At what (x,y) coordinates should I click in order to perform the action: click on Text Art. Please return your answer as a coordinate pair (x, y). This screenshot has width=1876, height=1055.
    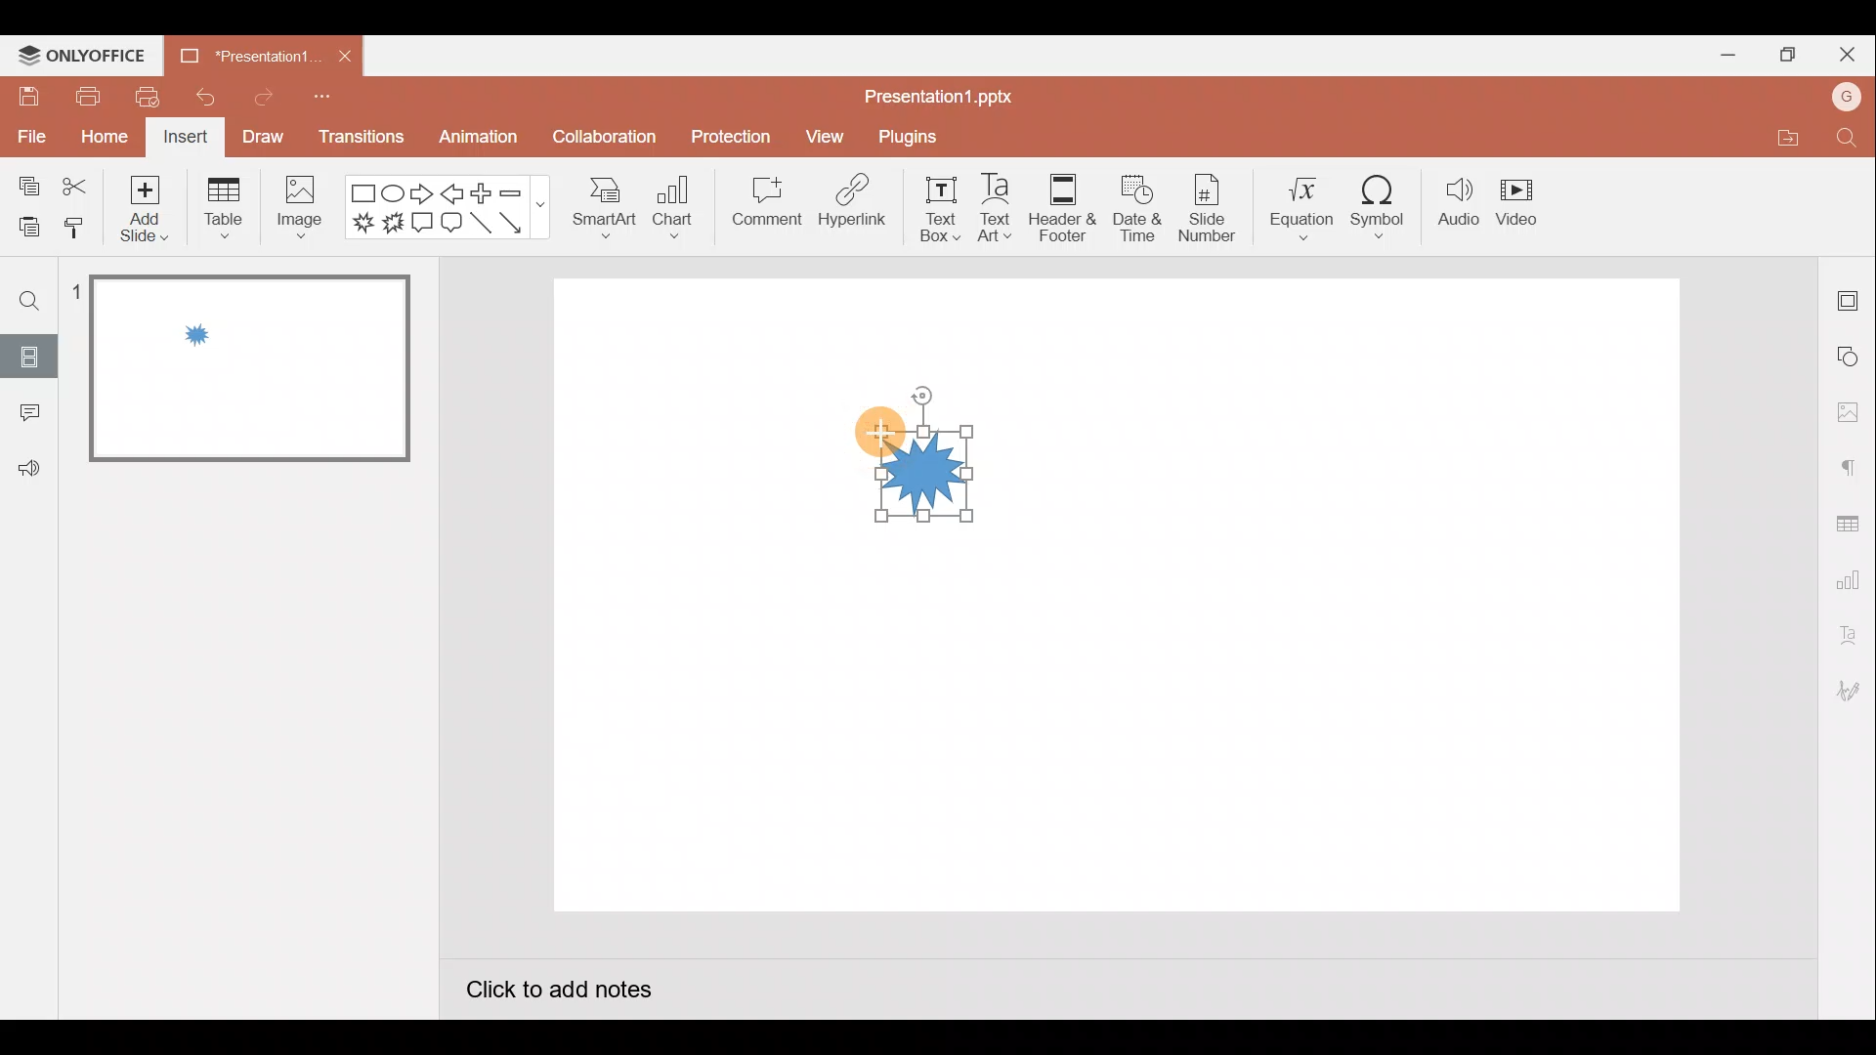
    Looking at the image, I should click on (993, 209).